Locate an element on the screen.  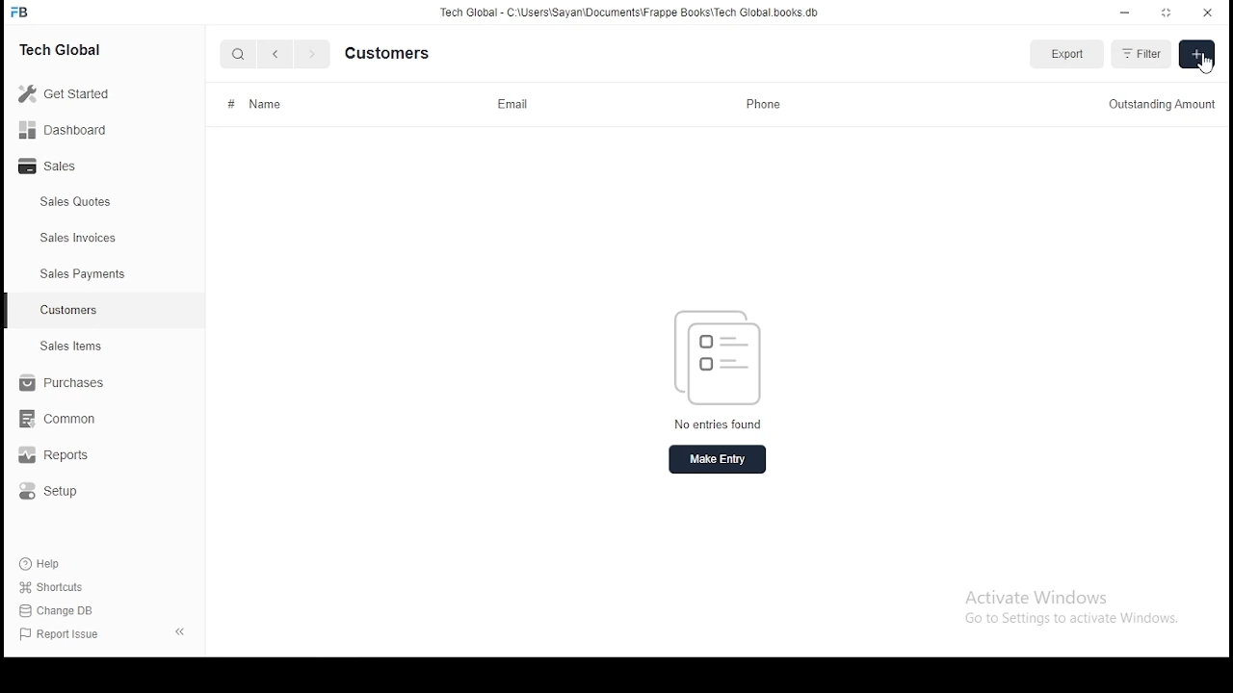
close pane is located at coordinates (182, 631).